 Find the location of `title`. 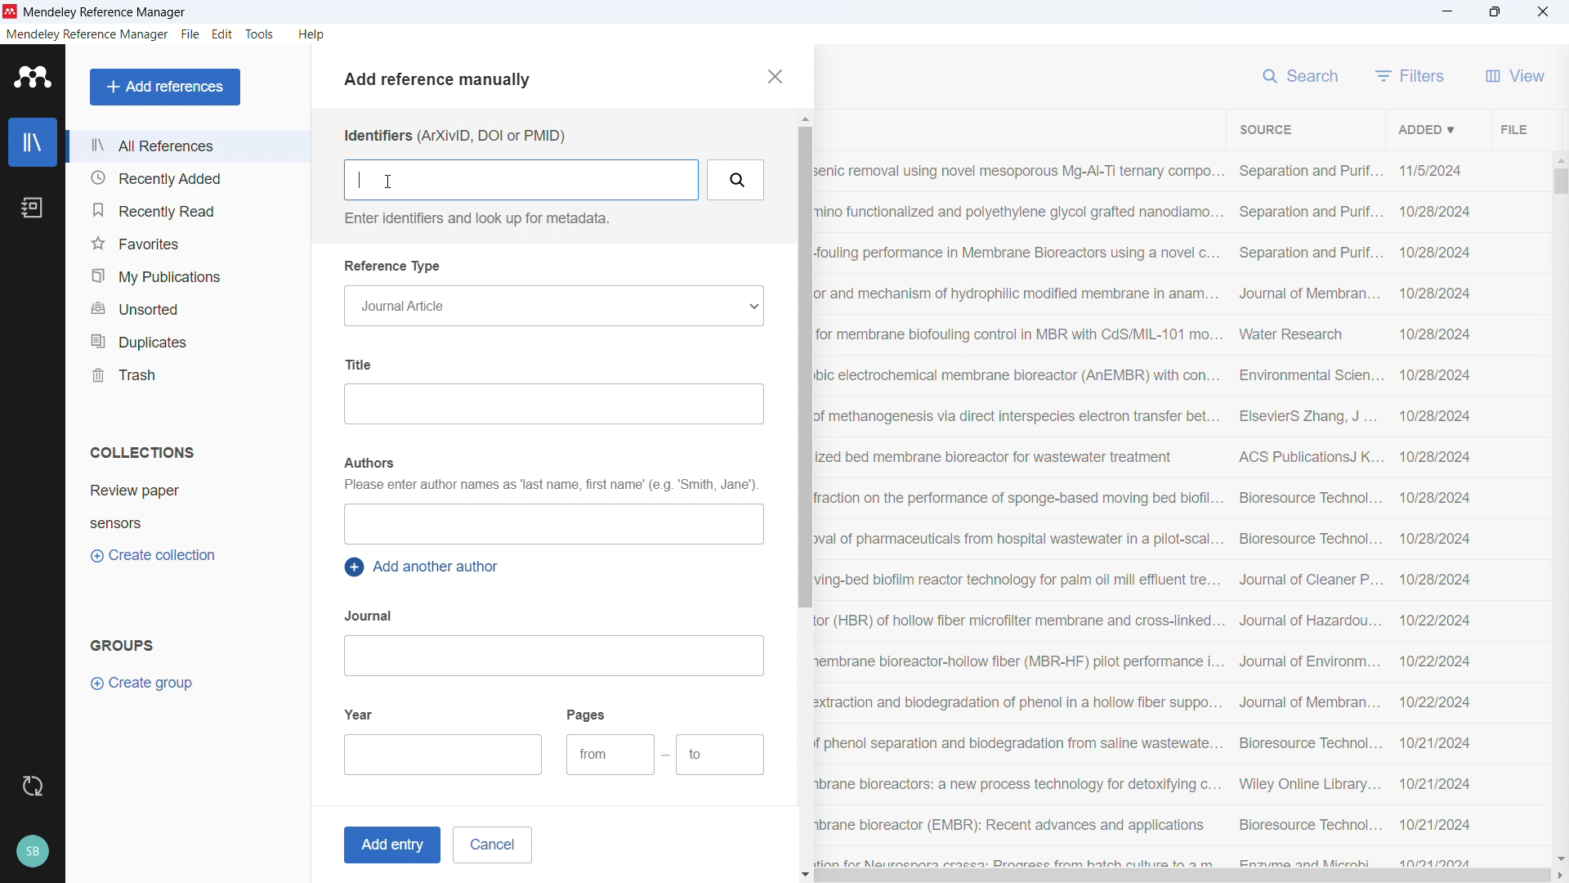

title is located at coordinates (106, 13).